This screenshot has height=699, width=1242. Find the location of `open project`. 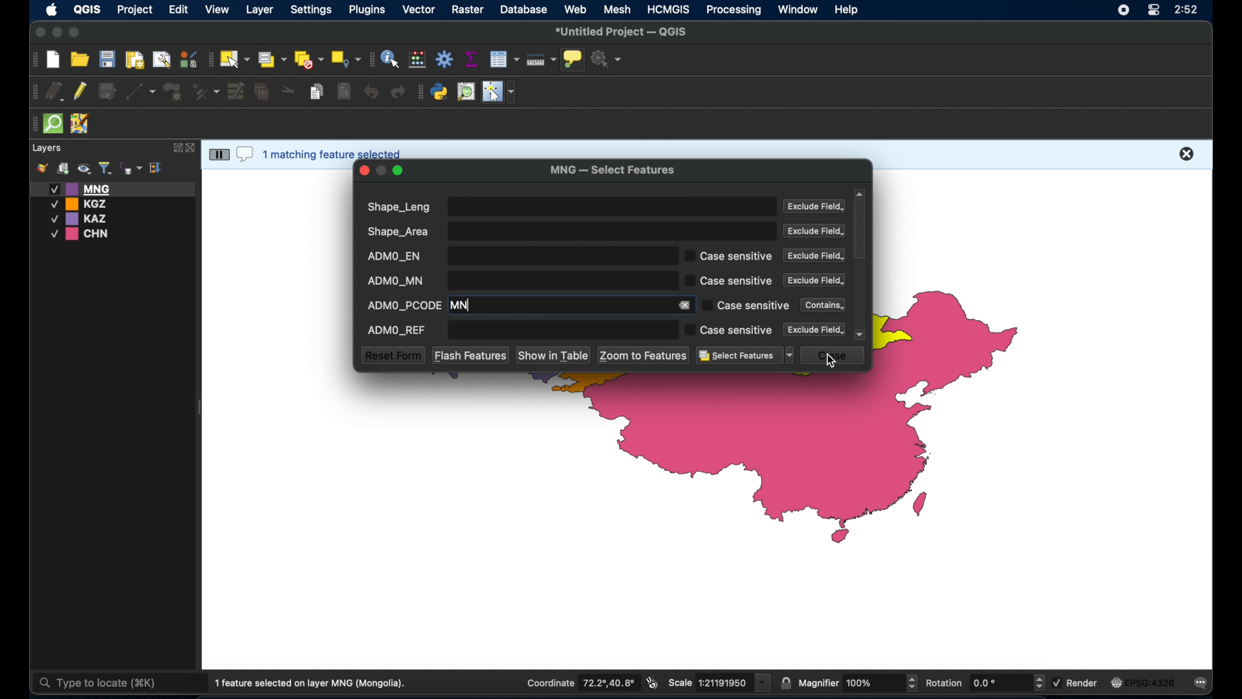

open project is located at coordinates (80, 59).